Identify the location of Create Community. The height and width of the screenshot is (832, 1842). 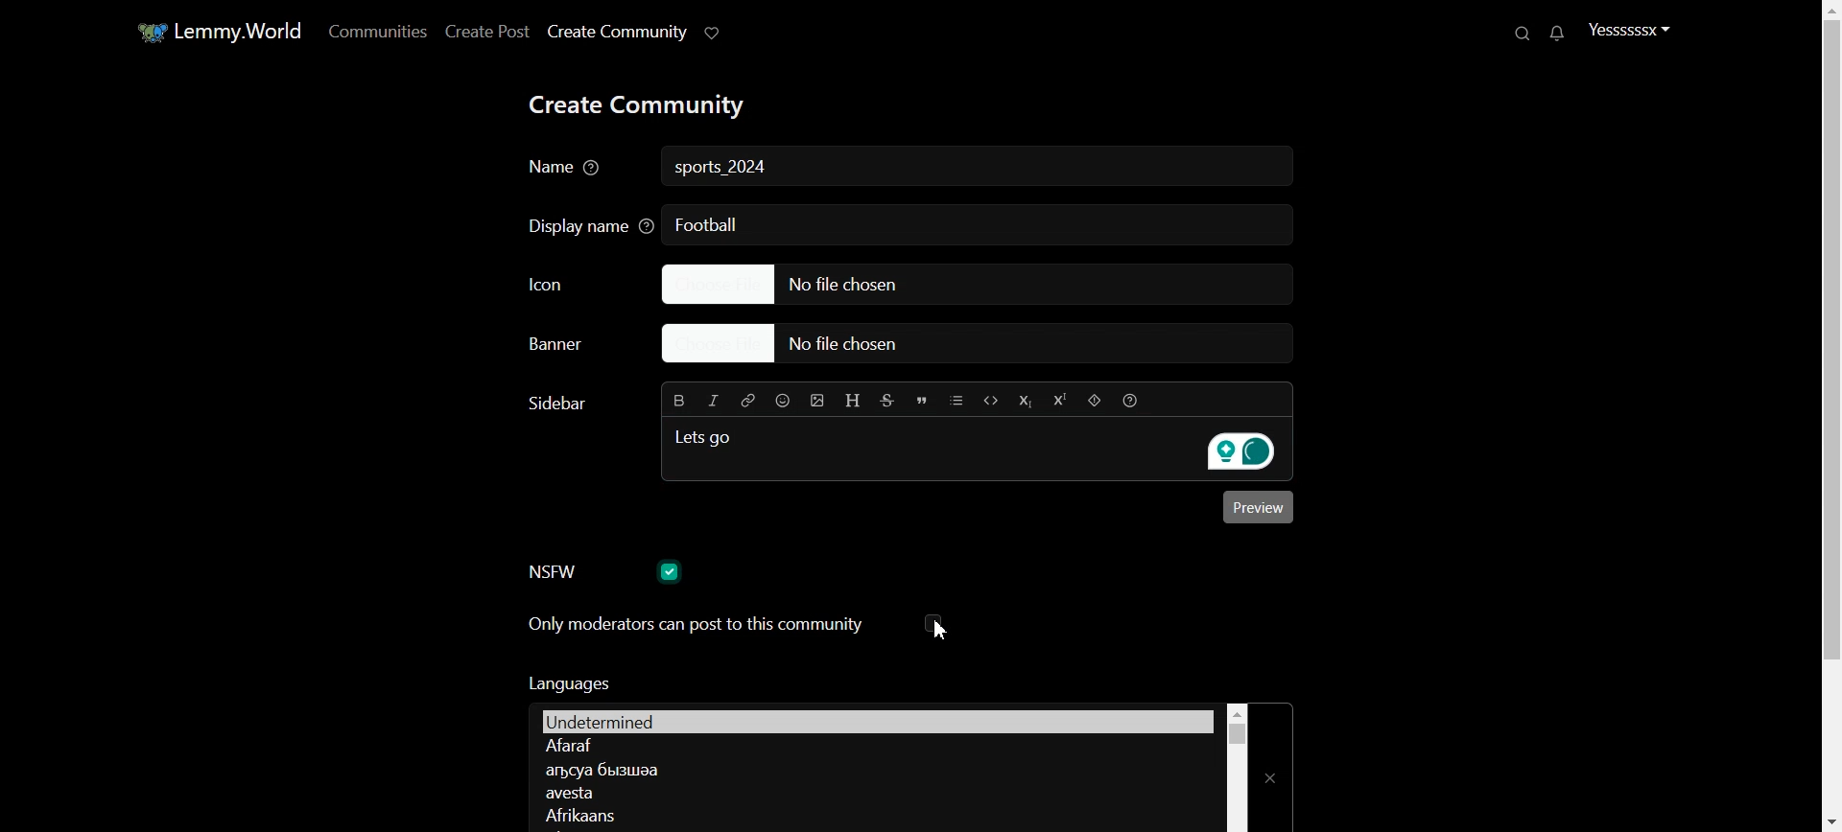
(616, 32).